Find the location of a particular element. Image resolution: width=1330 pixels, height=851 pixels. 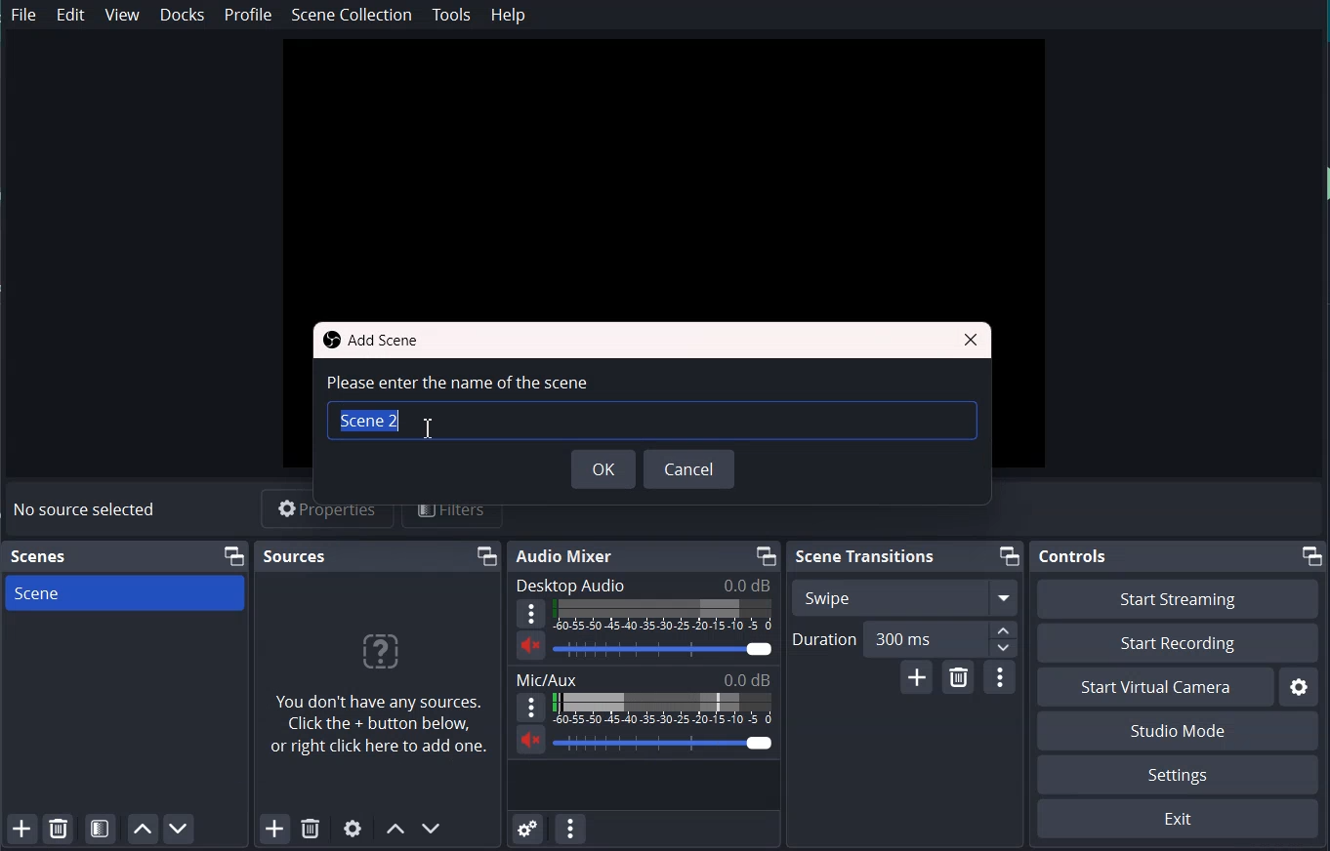

Settings is located at coordinates (1299, 686).